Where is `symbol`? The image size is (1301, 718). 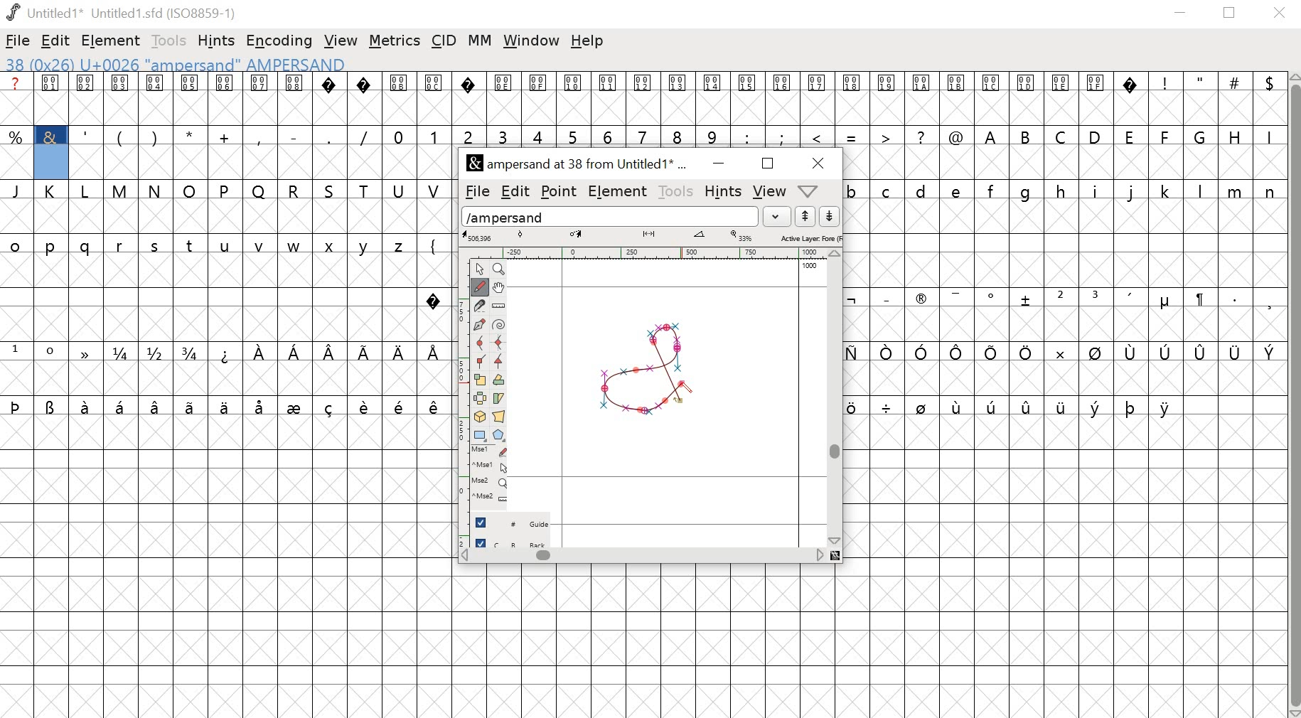
symbol is located at coordinates (992, 405).